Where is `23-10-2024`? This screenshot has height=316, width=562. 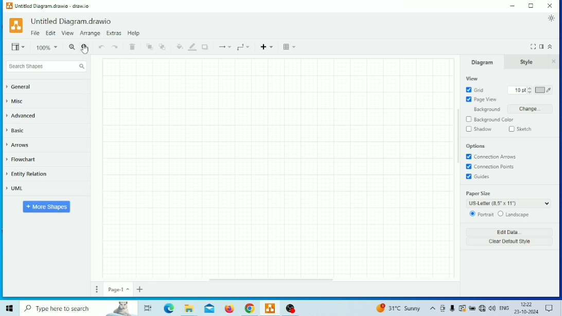 23-10-2024 is located at coordinates (526, 312).